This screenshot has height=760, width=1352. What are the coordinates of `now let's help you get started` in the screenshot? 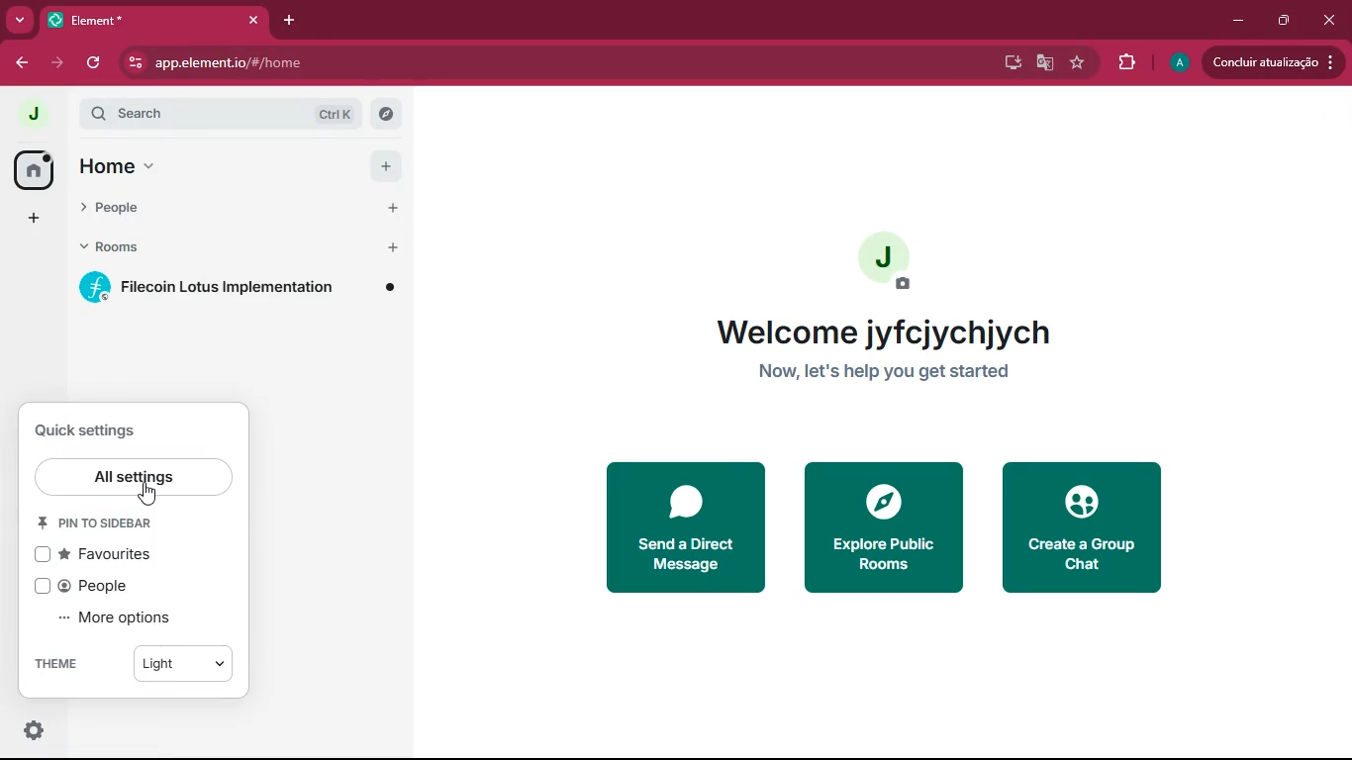 It's located at (892, 373).